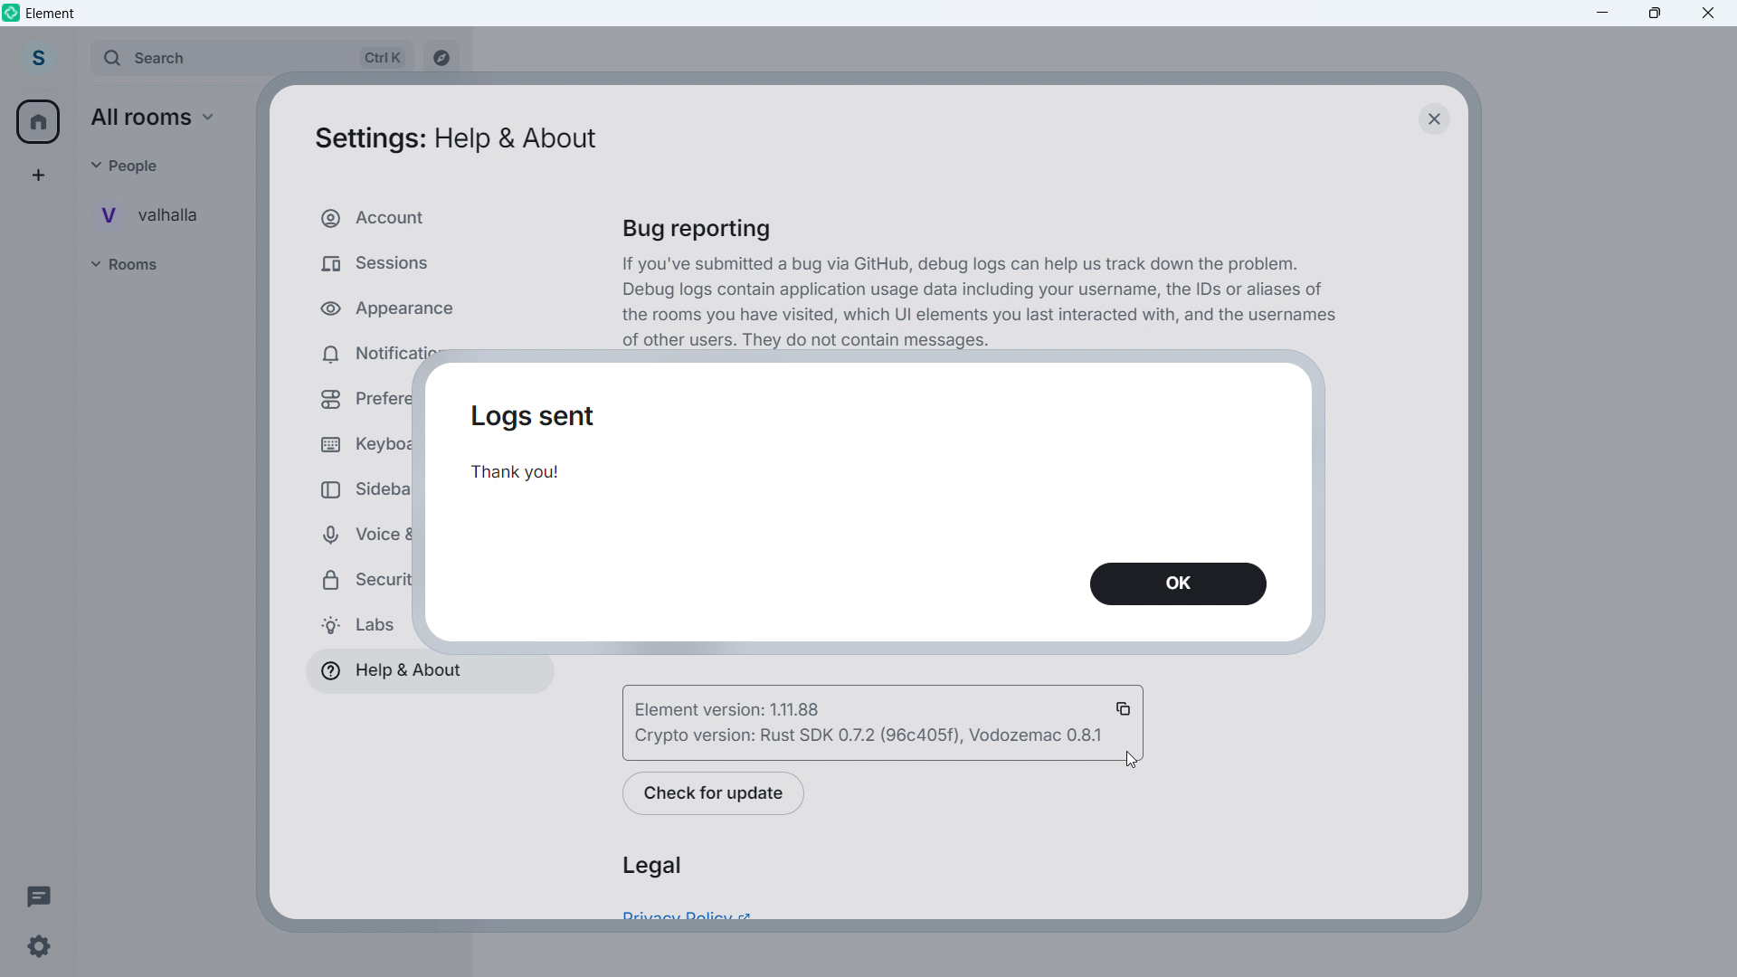 Image resolution: width=1737 pixels, height=977 pixels. Describe the element at coordinates (389, 672) in the screenshot. I see `Help and about ` at that location.